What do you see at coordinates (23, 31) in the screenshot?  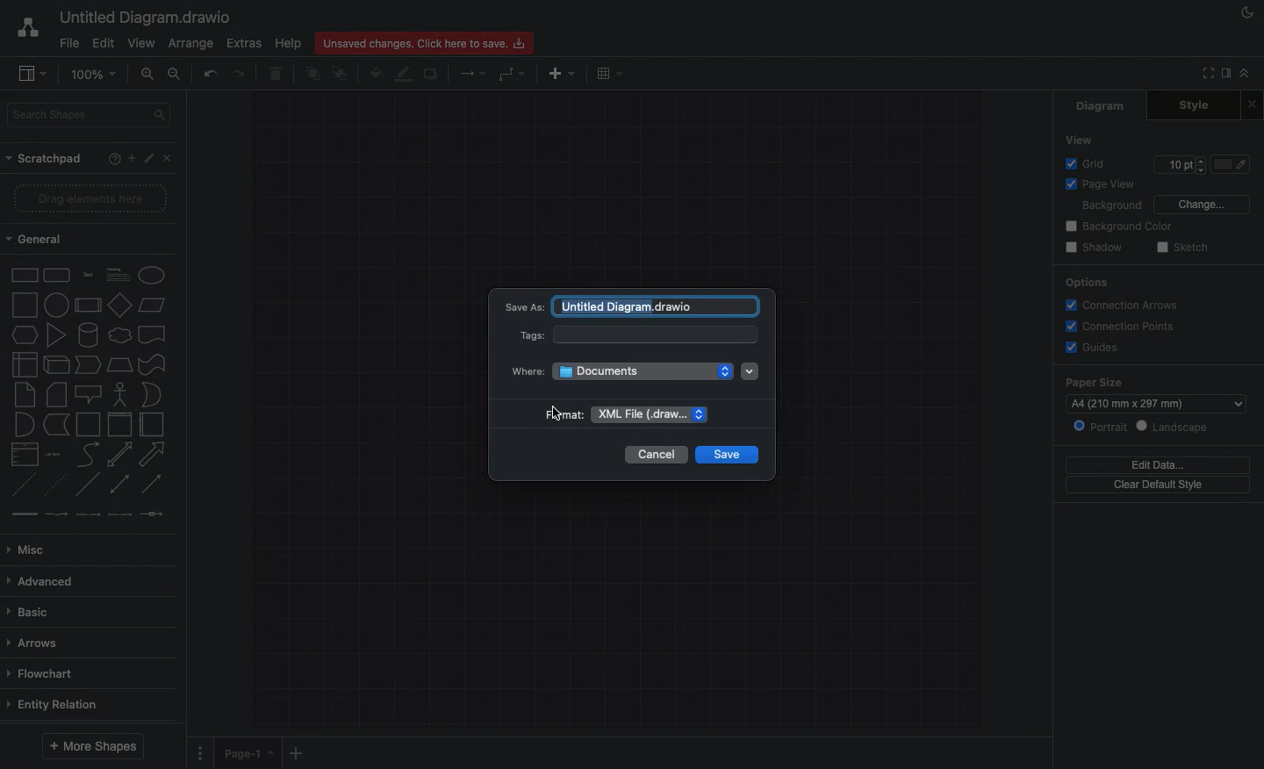 I see `Draw.io` at bounding box center [23, 31].